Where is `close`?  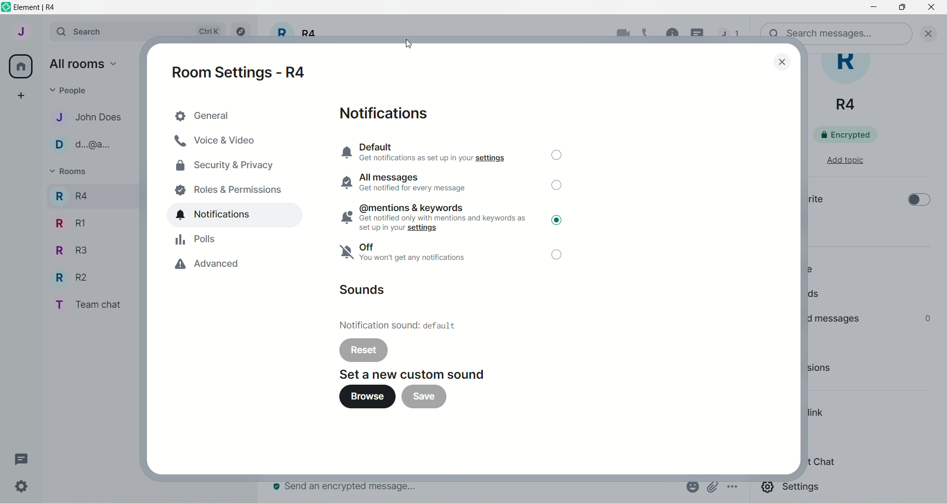
close is located at coordinates (932, 33).